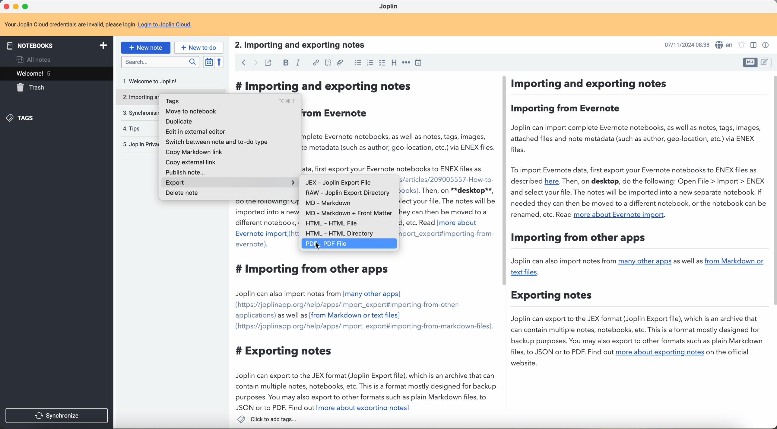  Describe the element at coordinates (684, 44) in the screenshot. I see `21/12/2024 21:23` at that location.